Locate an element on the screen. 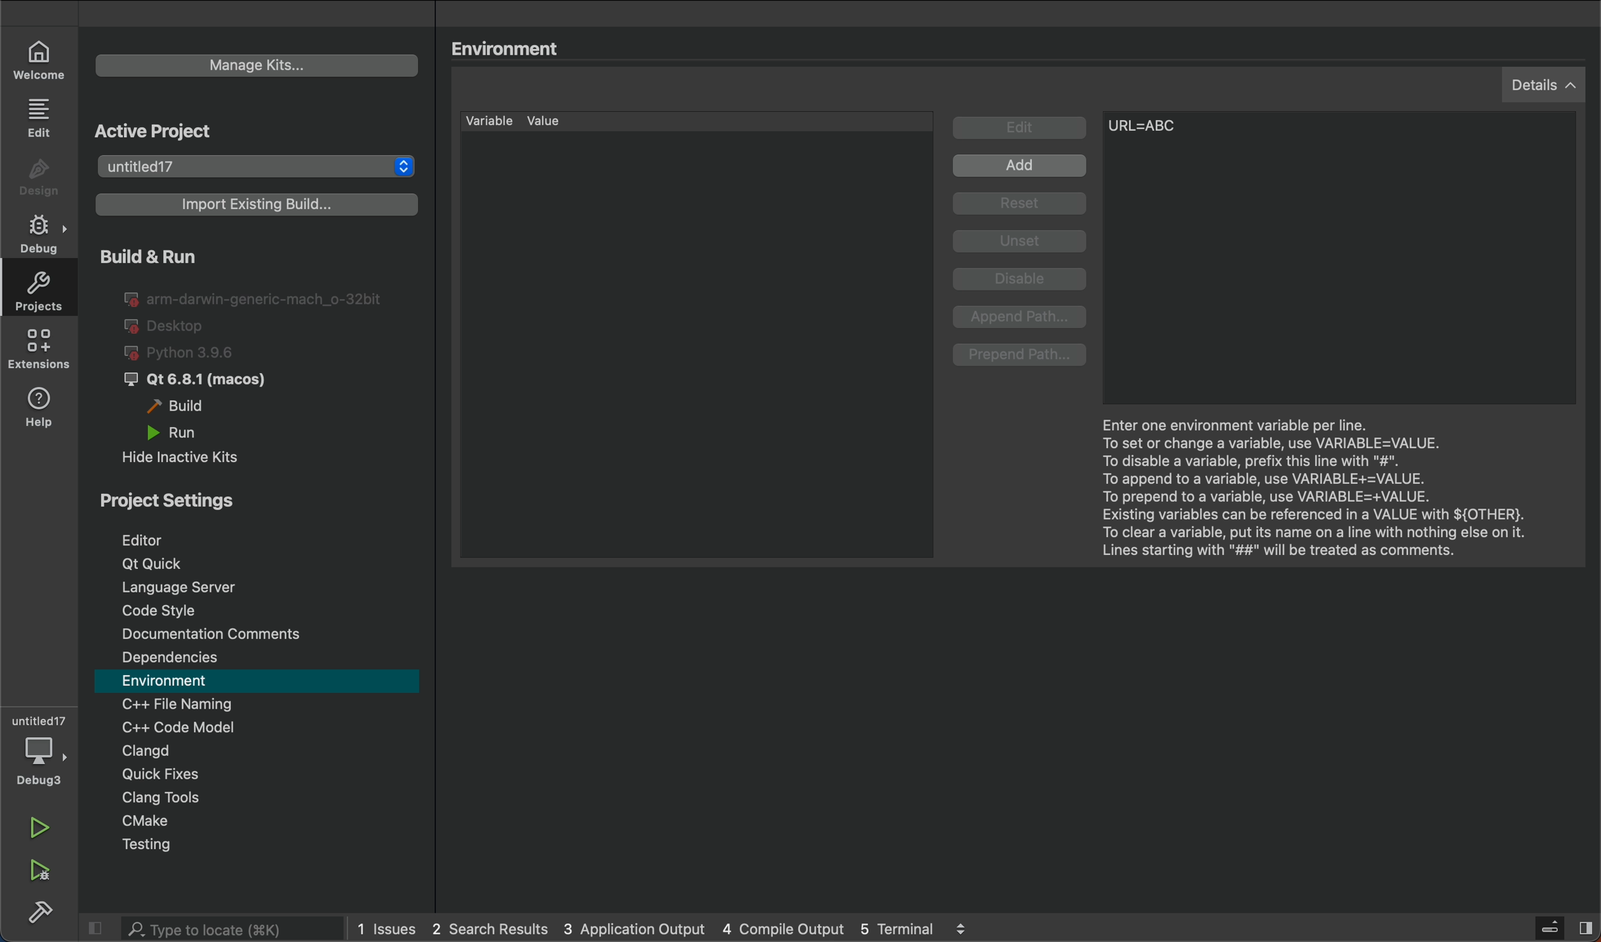 This screenshot has height=942, width=1601. Clang tool is located at coordinates (267, 798).